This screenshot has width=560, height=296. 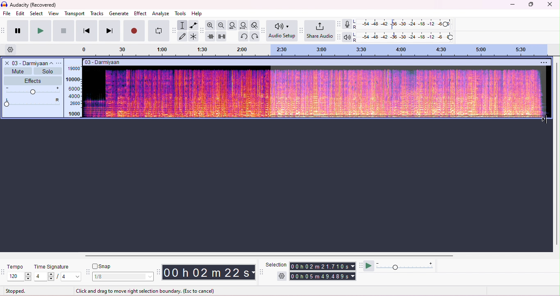 I want to click on effects, so click(x=32, y=81).